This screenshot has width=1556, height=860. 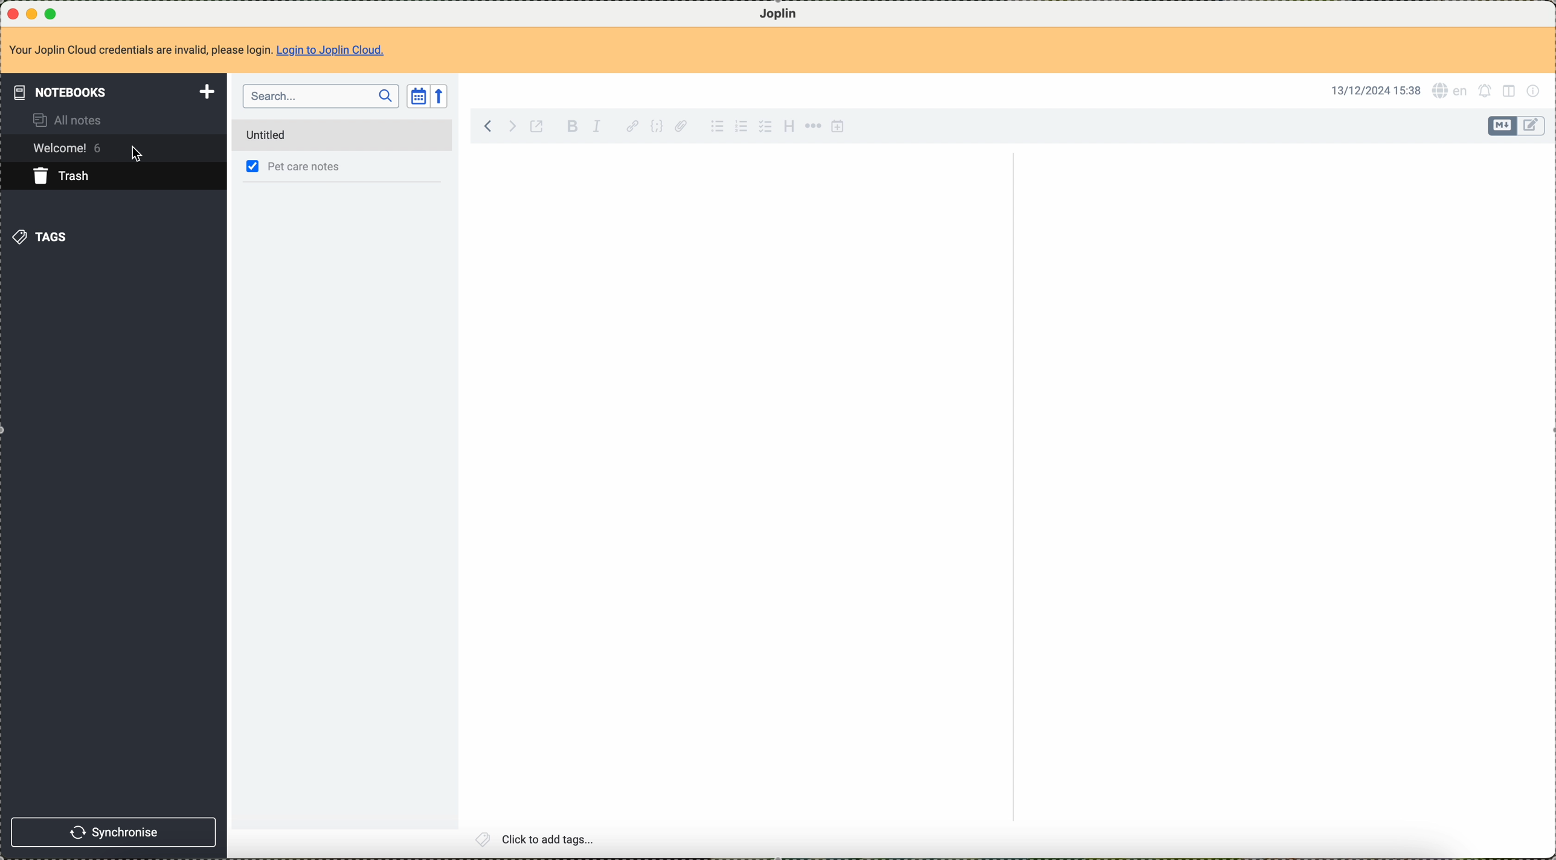 What do you see at coordinates (445, 97) in the screenshot?
I see `reverse sort order` at bounding box center [445, 97].